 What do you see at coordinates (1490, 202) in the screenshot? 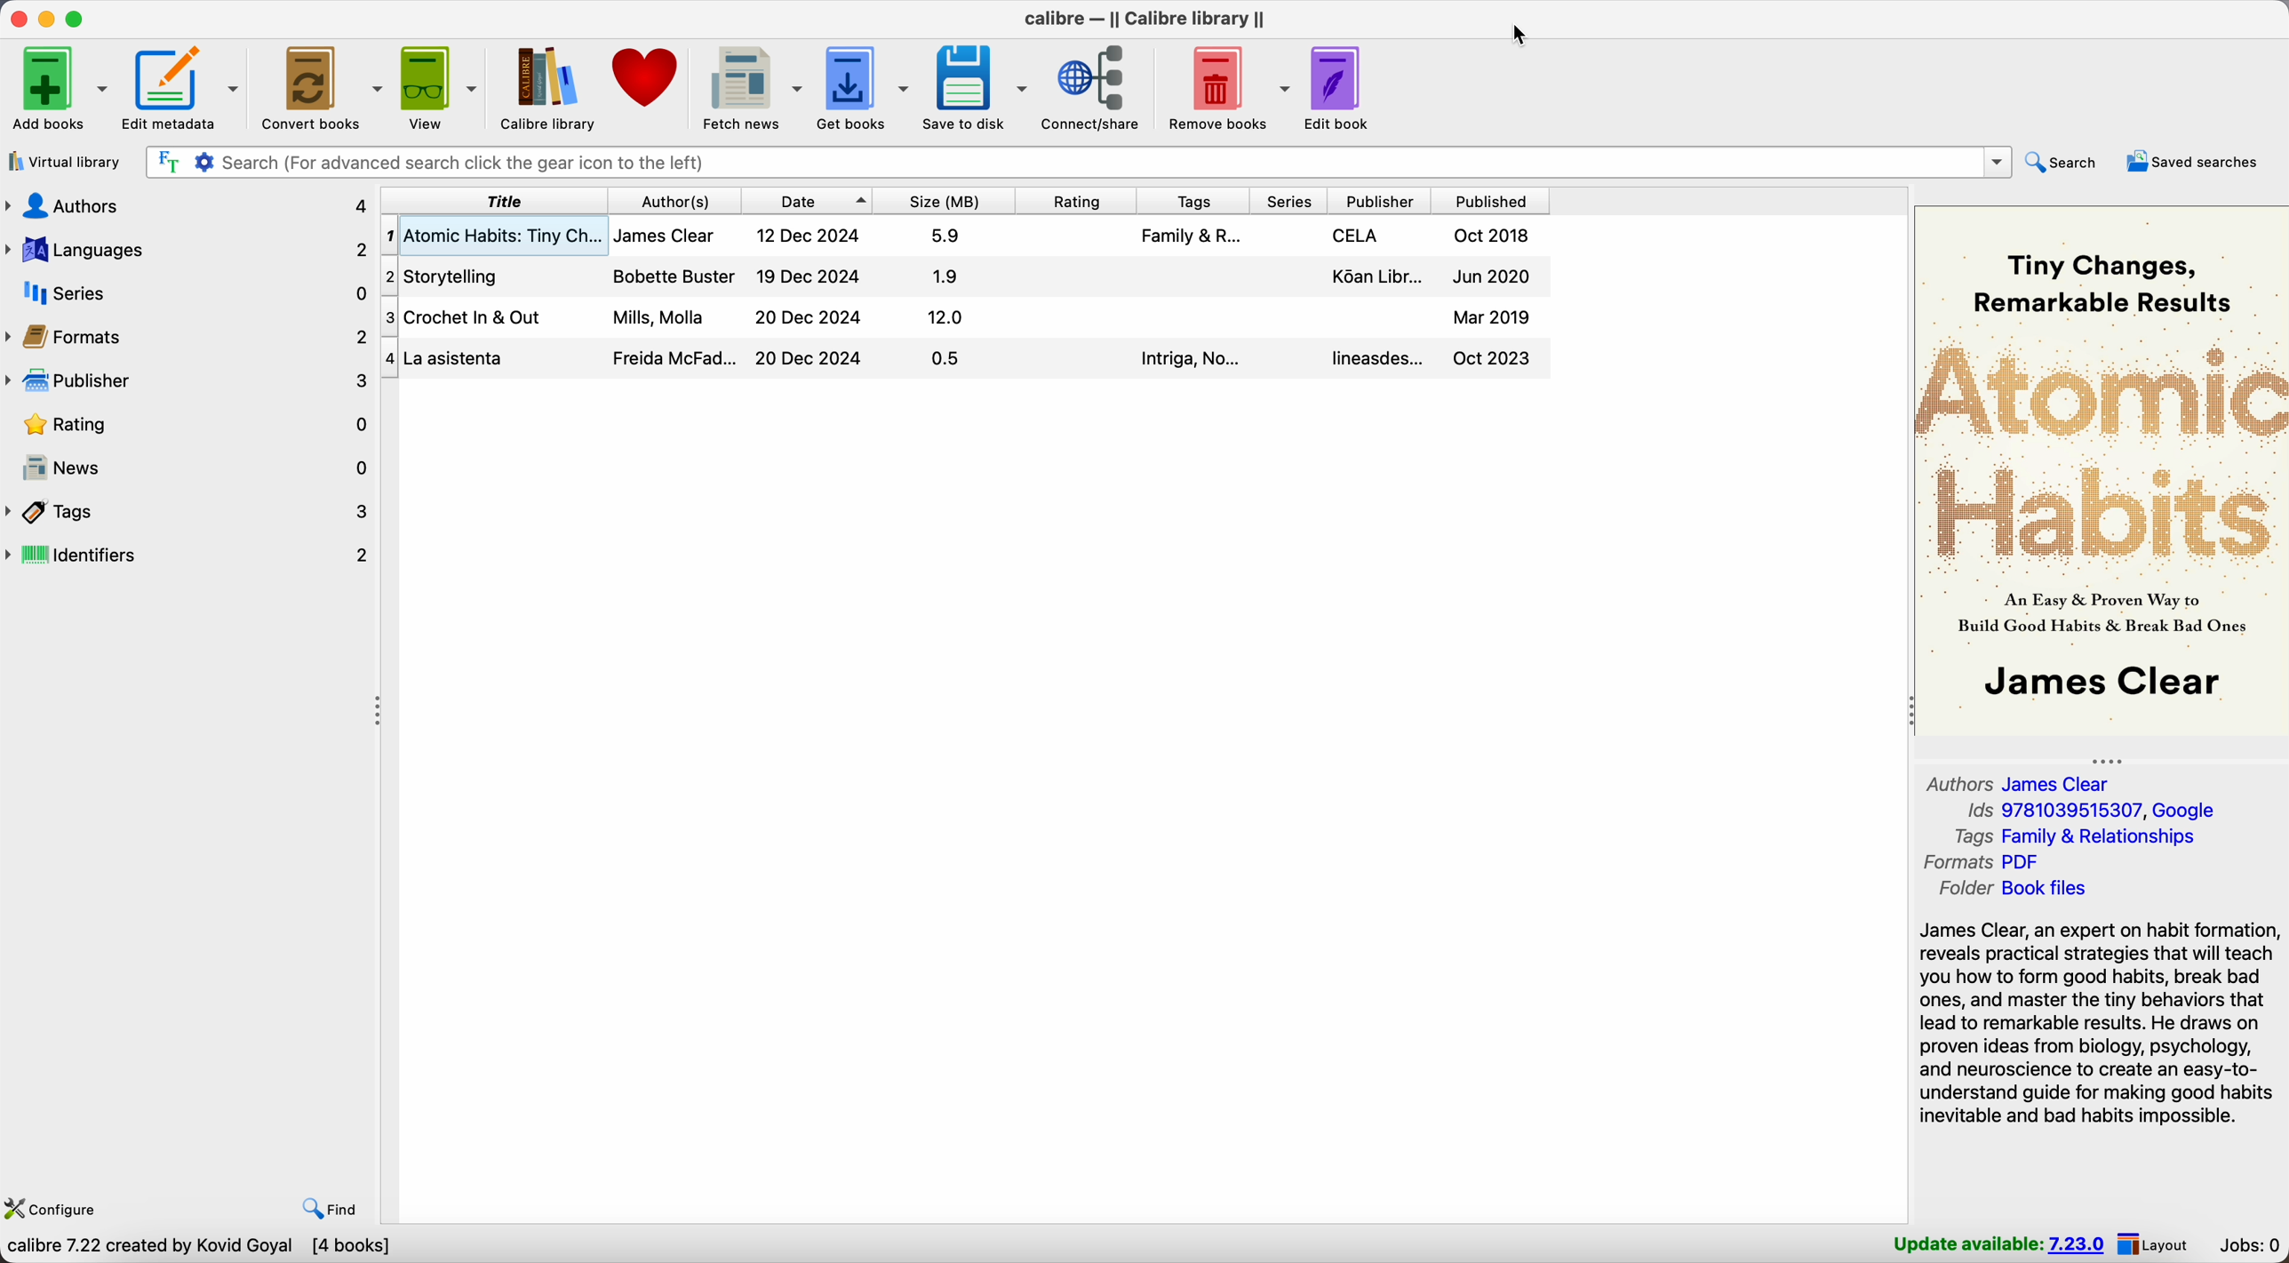
I see `published` at bounding box center [1490, 202].